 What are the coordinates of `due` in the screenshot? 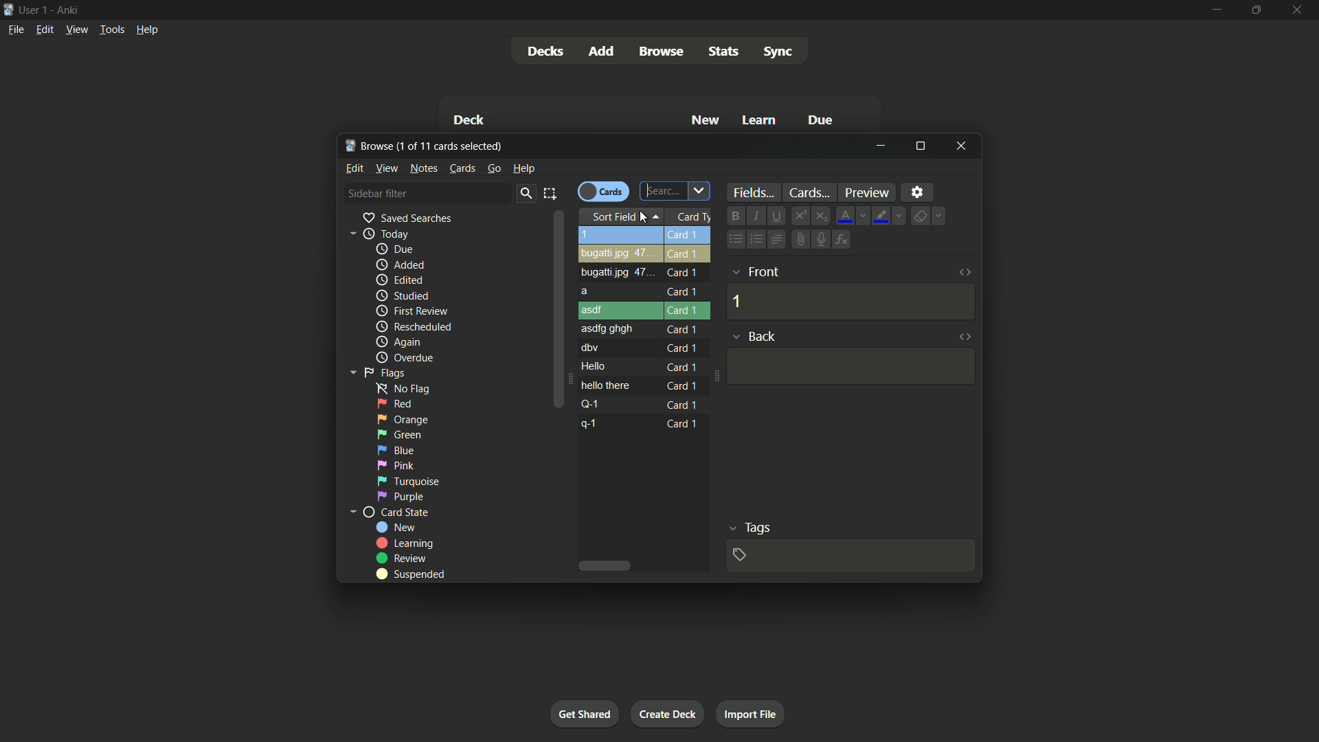 It's located at (395, 249).